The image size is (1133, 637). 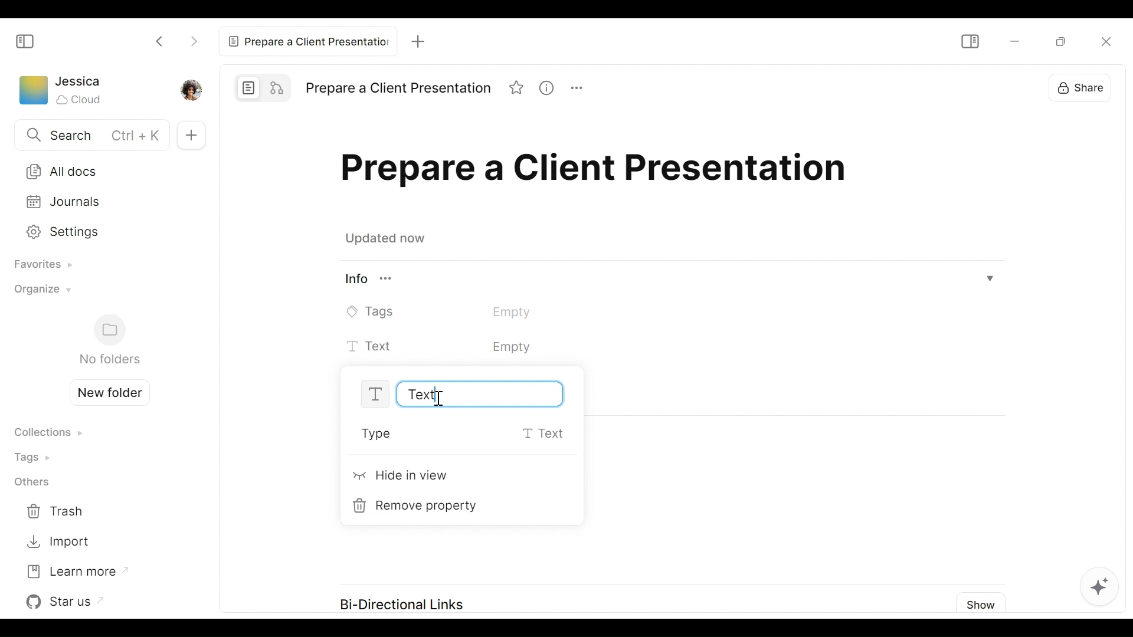 I want to click on Click to go Forward, so click(x=194, y=39).